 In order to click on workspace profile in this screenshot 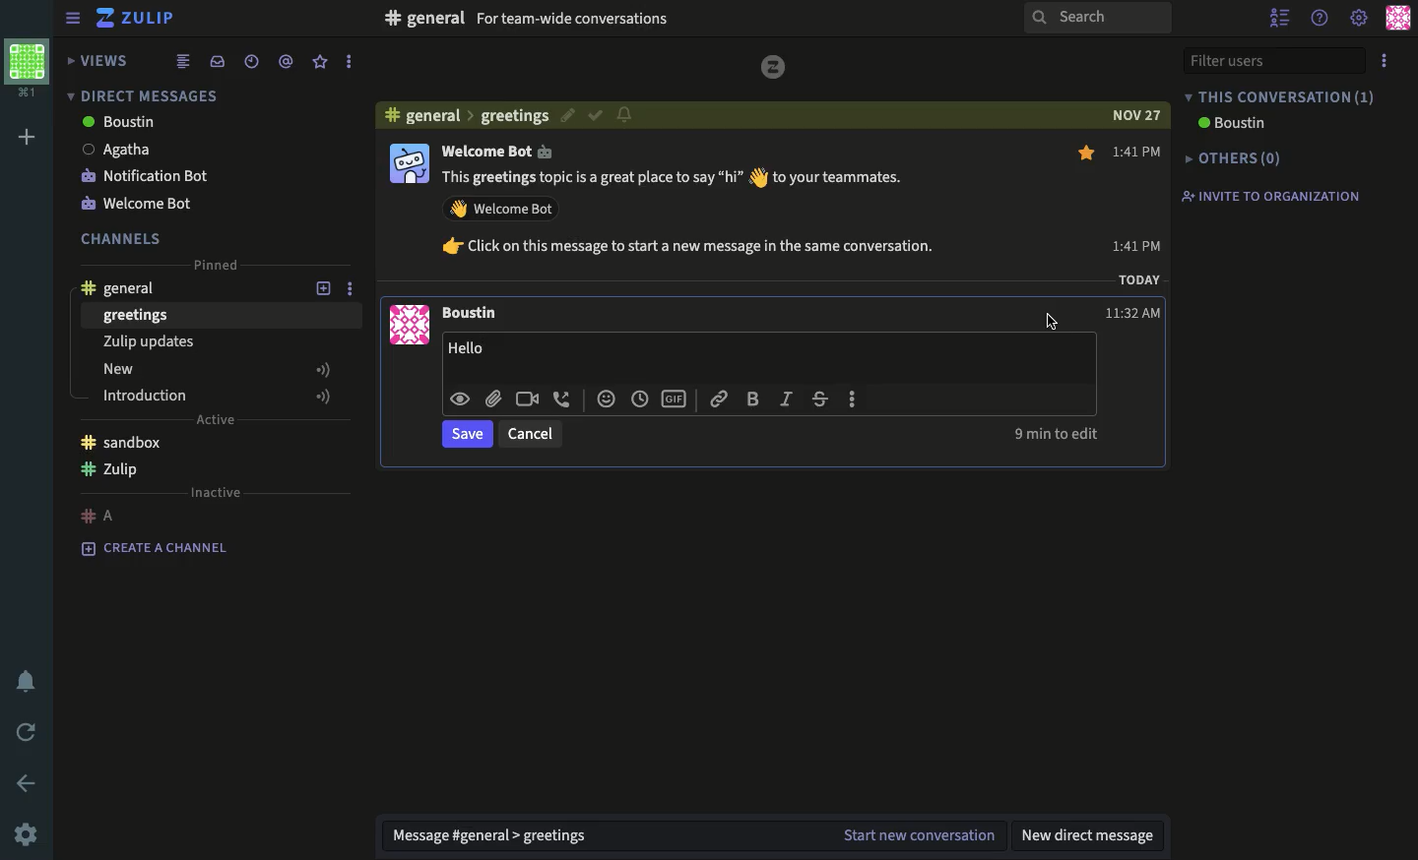, I will do `click(29, 70)`.